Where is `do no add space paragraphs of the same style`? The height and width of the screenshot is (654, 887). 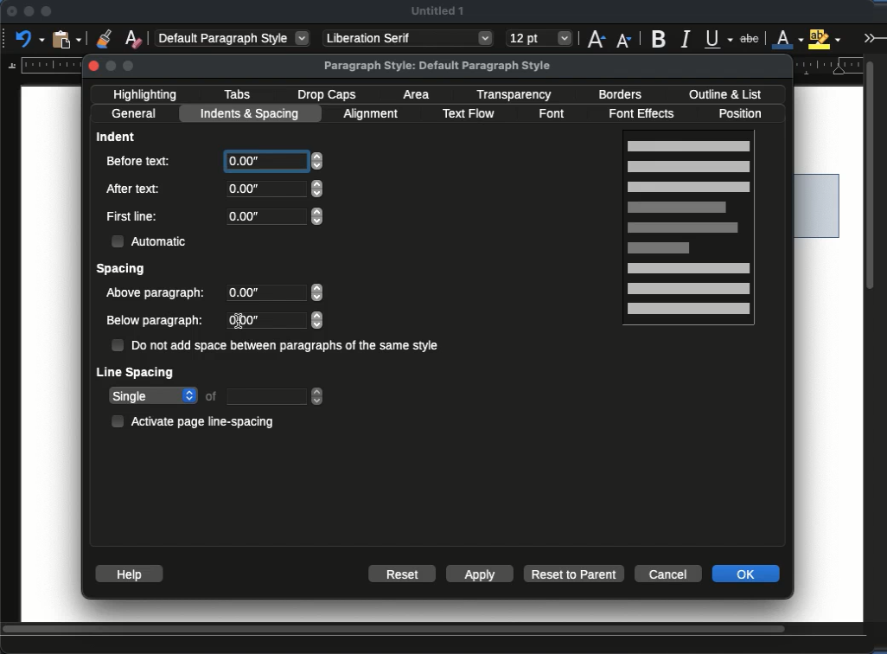
do no add space paragraphs of the same style is located at coordinates (276, 346).